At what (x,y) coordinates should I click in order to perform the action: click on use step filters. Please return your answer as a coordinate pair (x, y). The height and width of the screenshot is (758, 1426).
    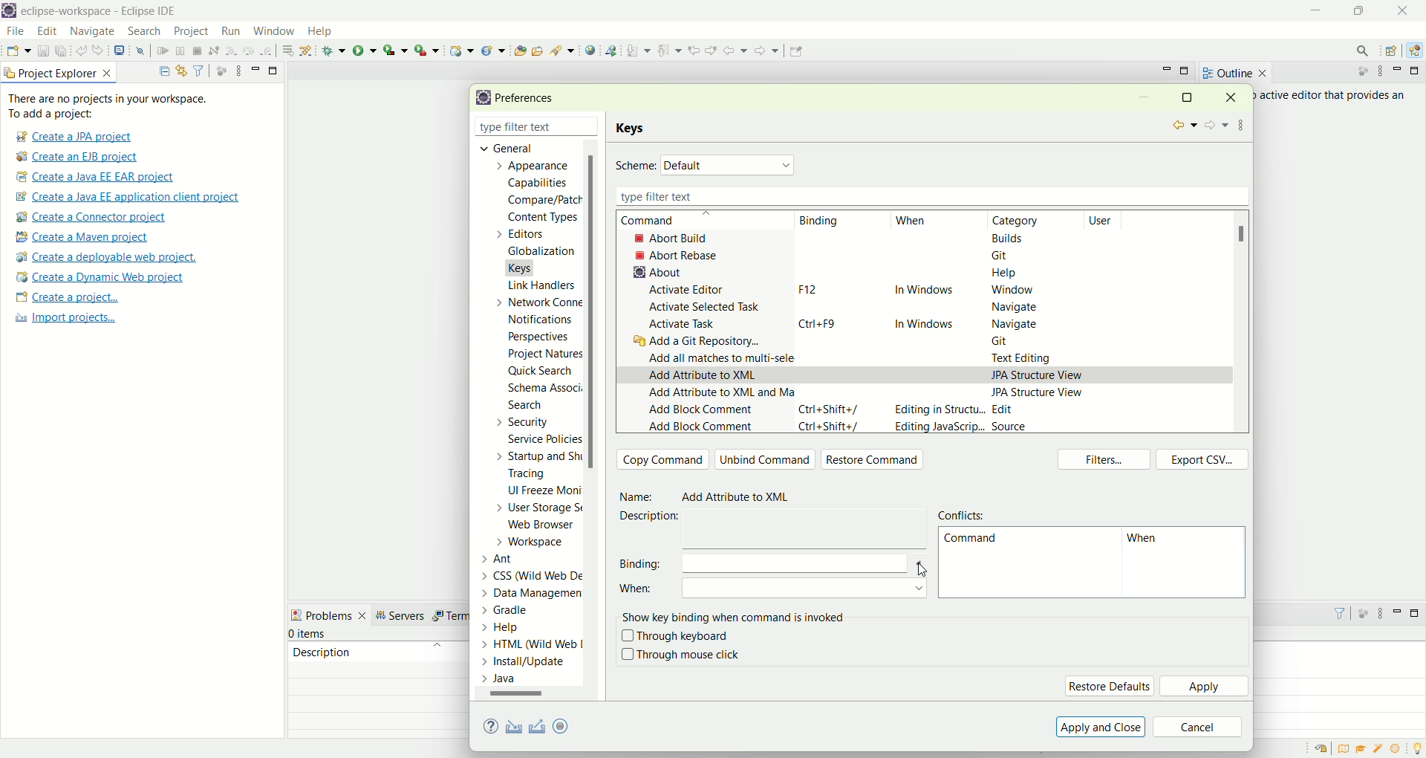
    Looking at the image, I should click on (307, 50).